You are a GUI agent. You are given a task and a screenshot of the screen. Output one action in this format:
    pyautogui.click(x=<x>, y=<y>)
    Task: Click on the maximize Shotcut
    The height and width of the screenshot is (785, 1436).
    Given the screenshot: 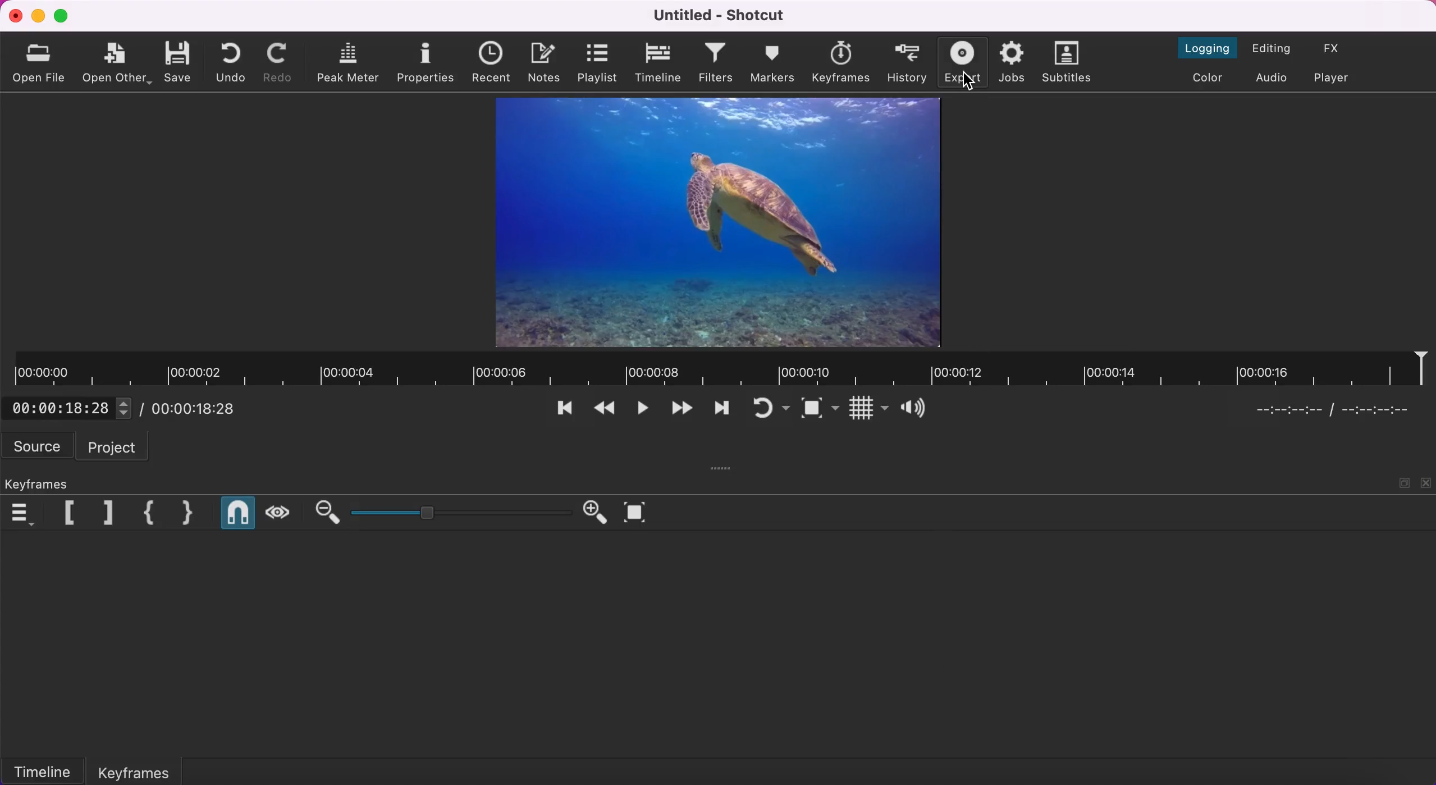 What is the action you would take?
    pyautogui.click(x=63, y=17)
    